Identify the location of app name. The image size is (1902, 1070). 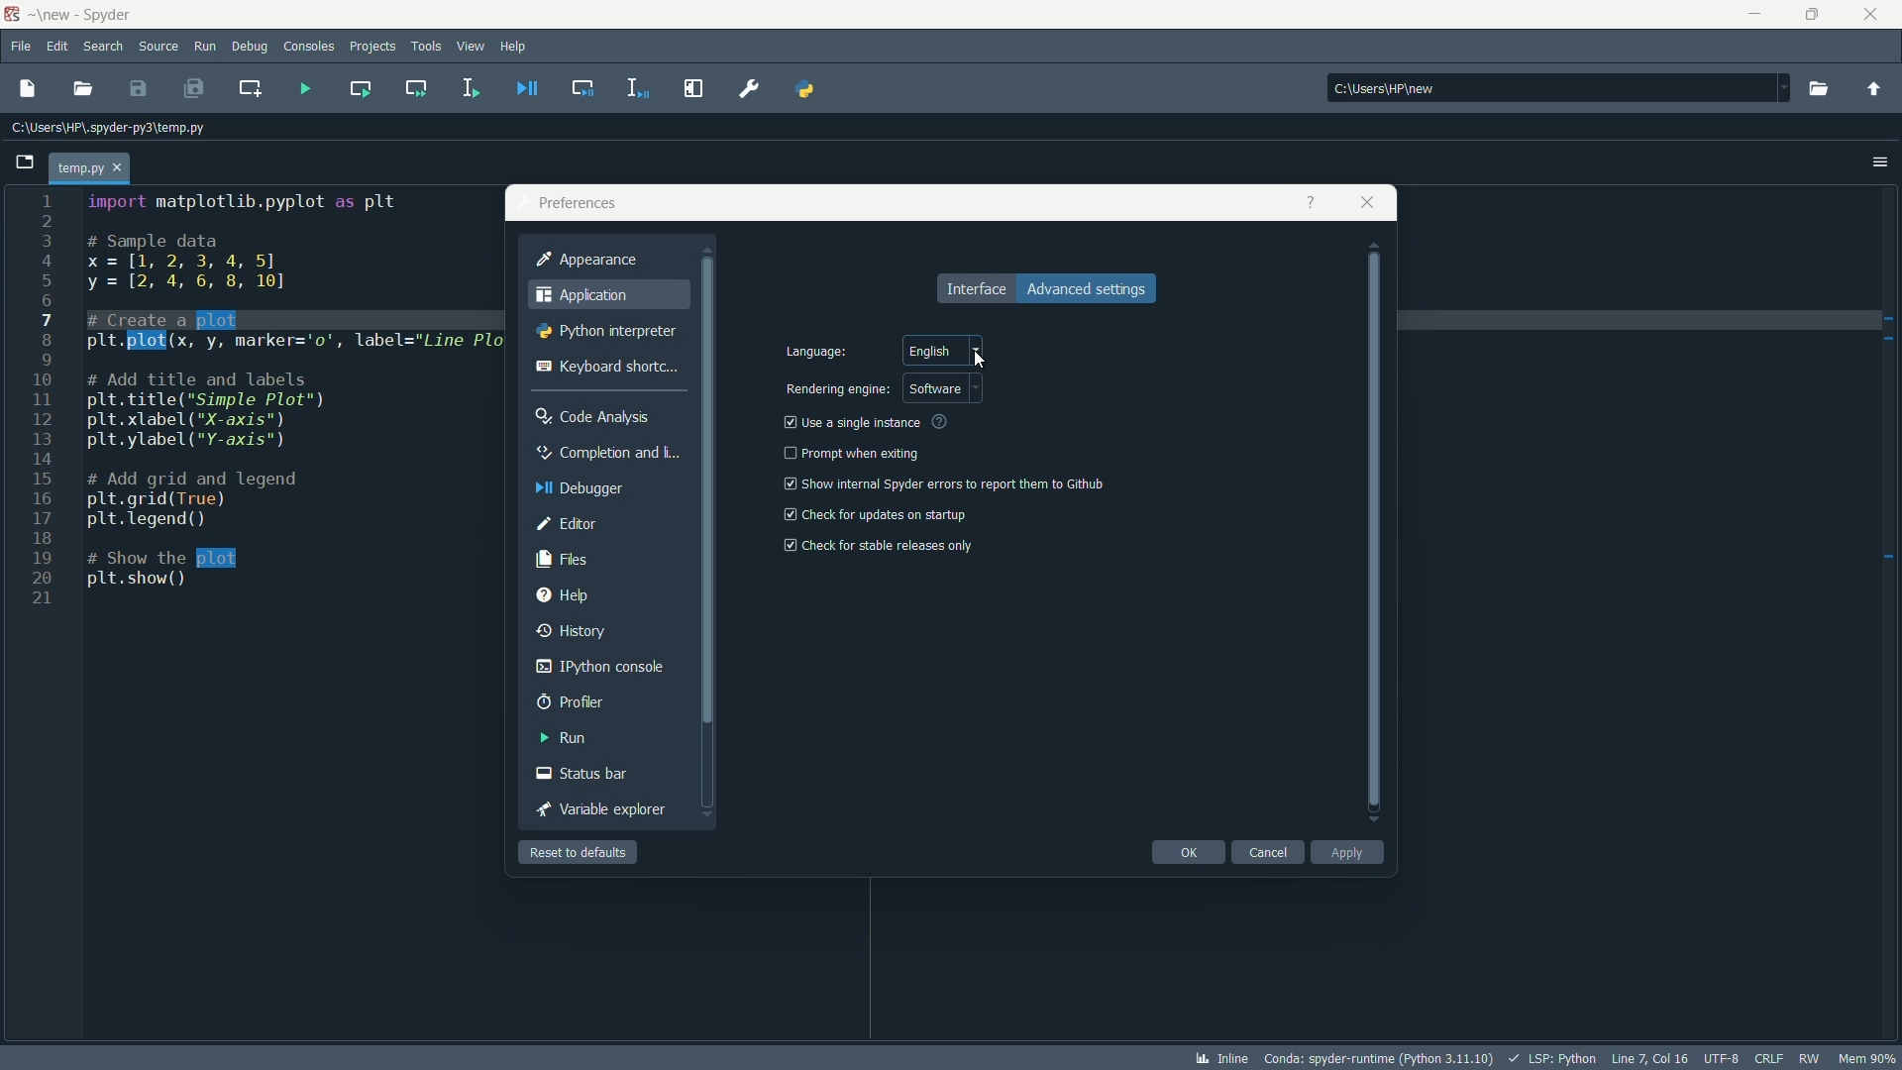
(107, 17).